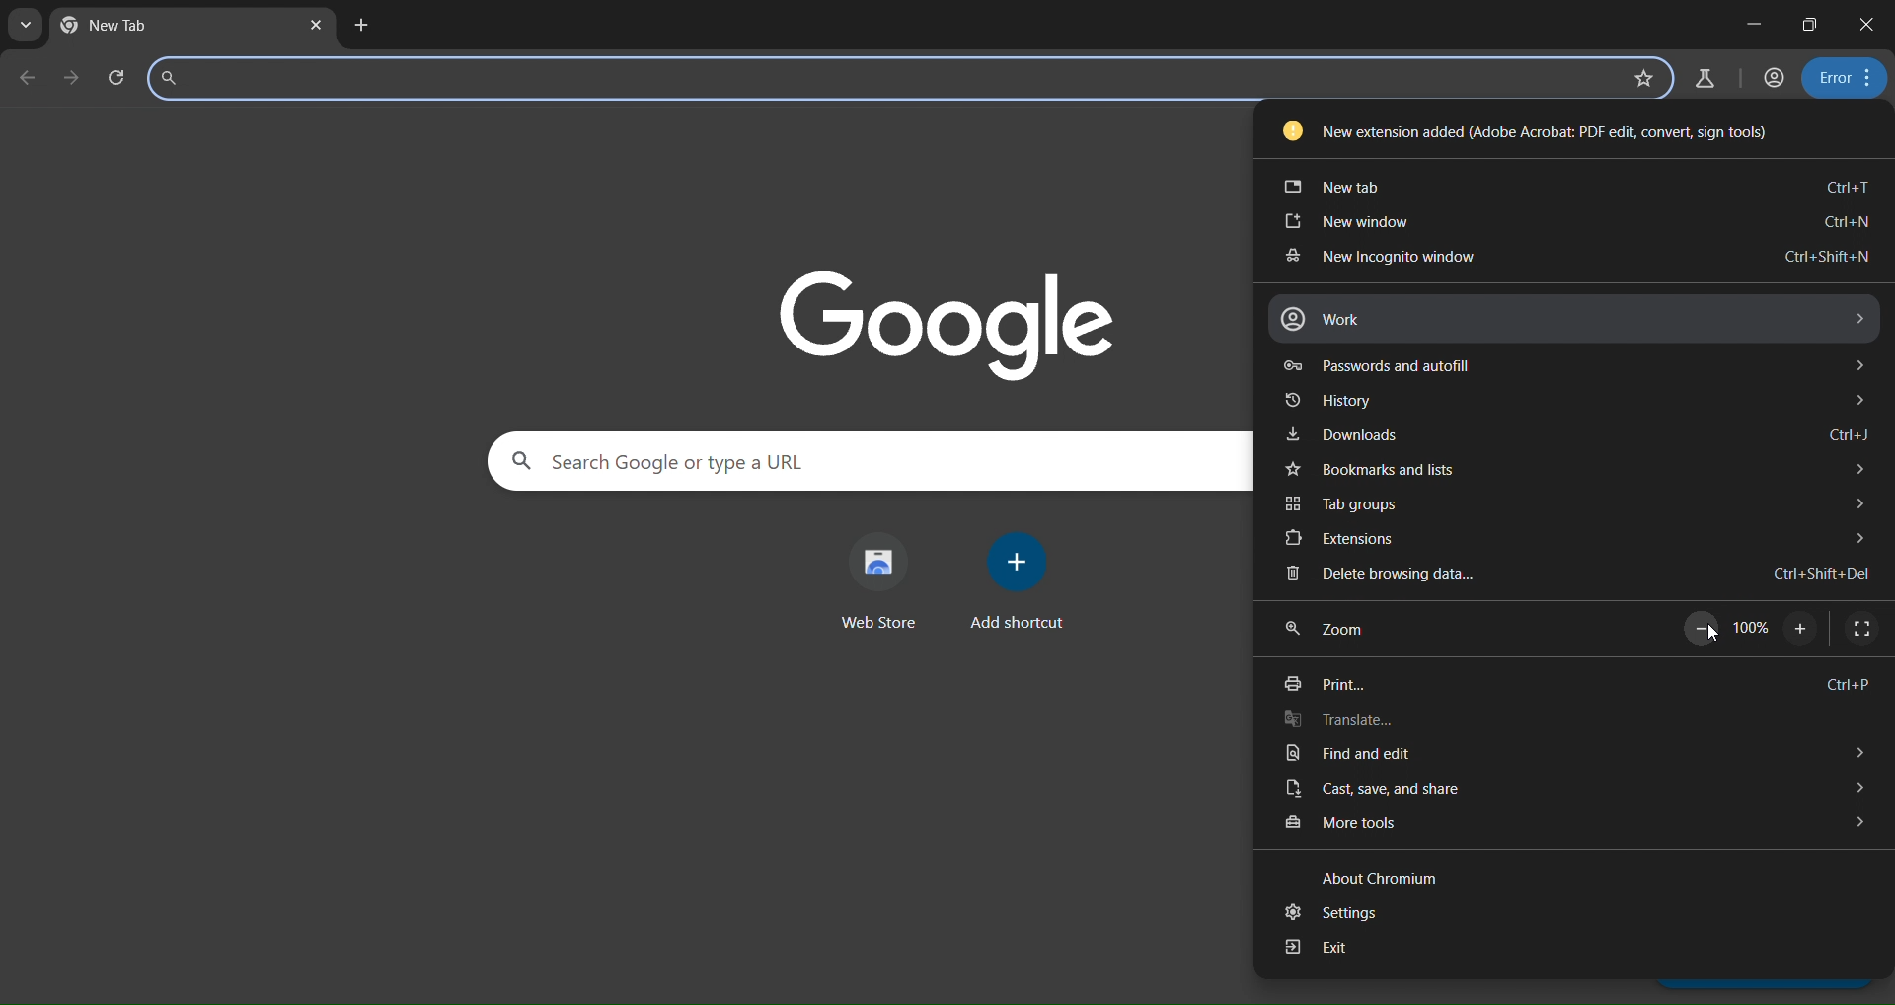 This screenshot has width=1895, height=1005. What do you see at coordinates (1585, 434) in the screenshot?
I see `downloads` at bounding box center [1585, 434].